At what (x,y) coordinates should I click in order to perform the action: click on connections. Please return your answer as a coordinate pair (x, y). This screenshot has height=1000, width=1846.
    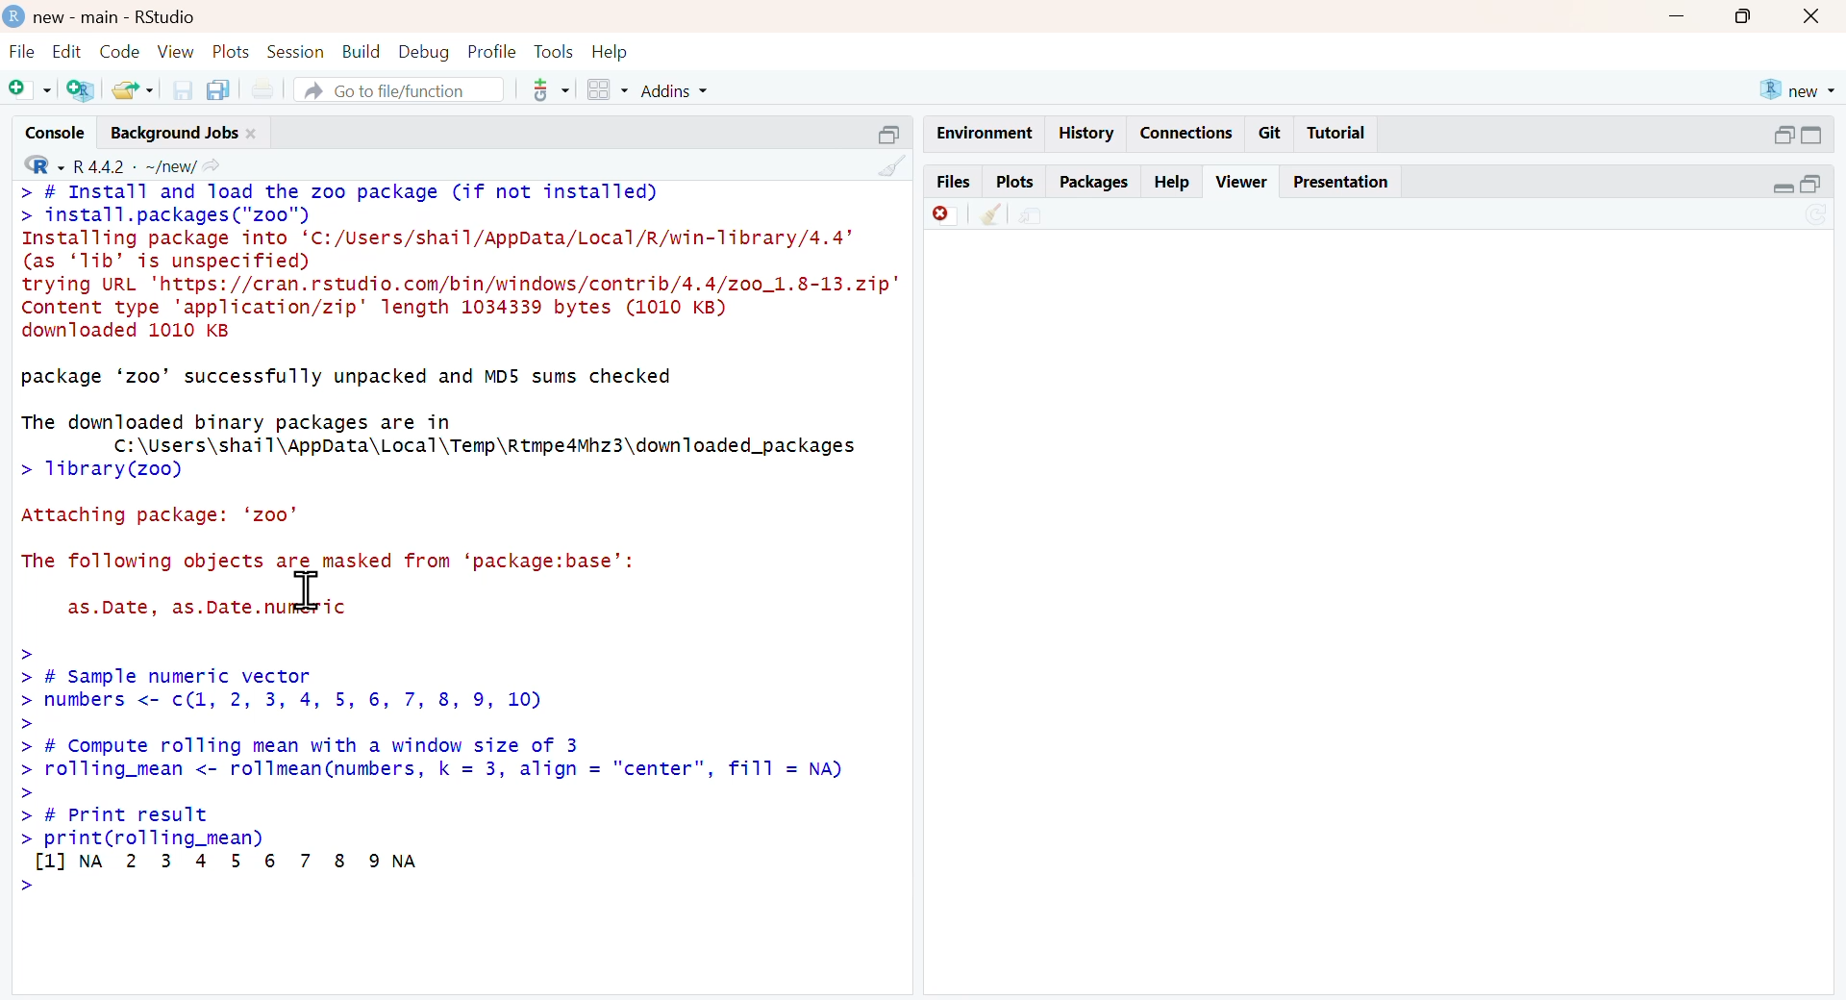
    Looking at the image, I should click on (1183, 133).